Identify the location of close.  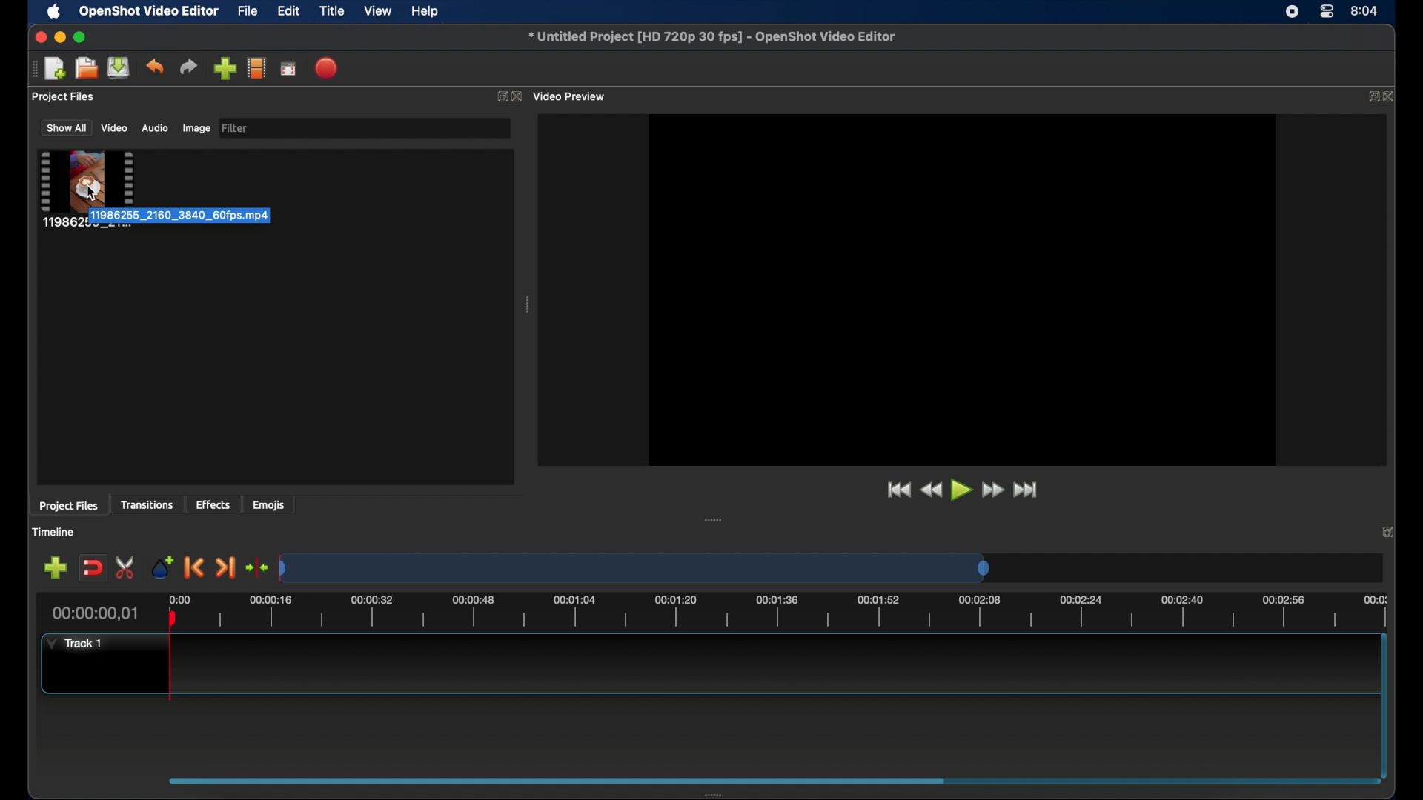
(1392, 97).